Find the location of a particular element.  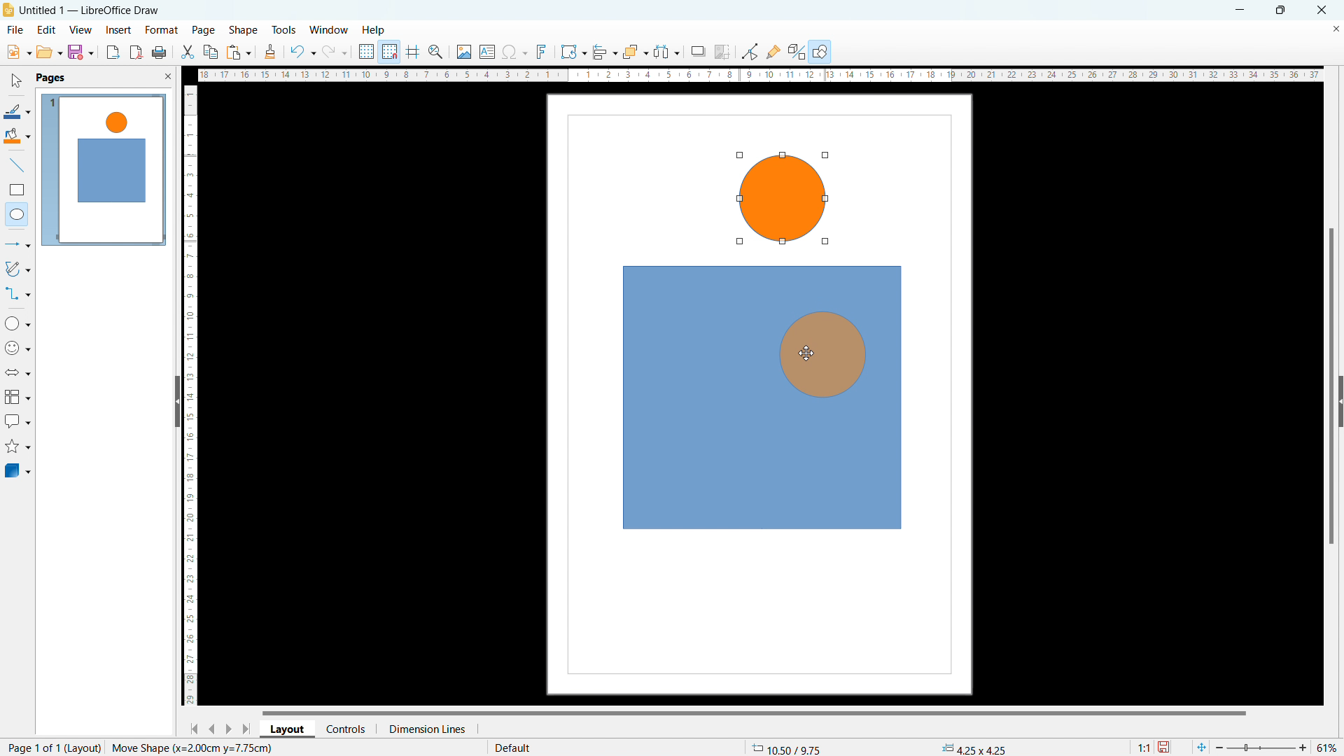

slider is located at coordinates (1260, 748).